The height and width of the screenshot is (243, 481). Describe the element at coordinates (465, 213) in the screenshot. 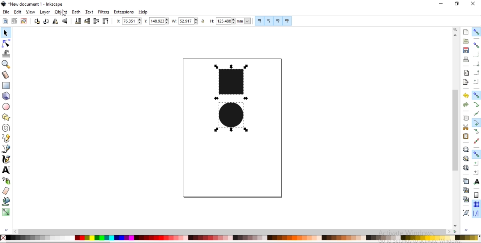

I see `group objects` at that location.